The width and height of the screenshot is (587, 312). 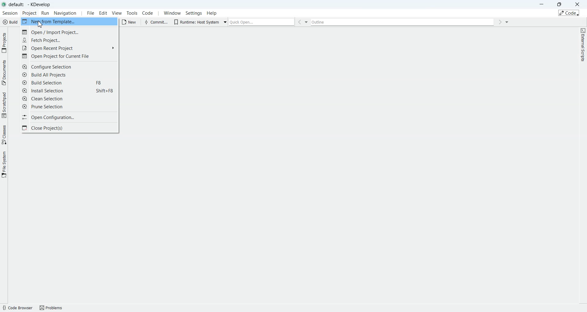 I want to click on Maximize, so click(x=560, y=4).